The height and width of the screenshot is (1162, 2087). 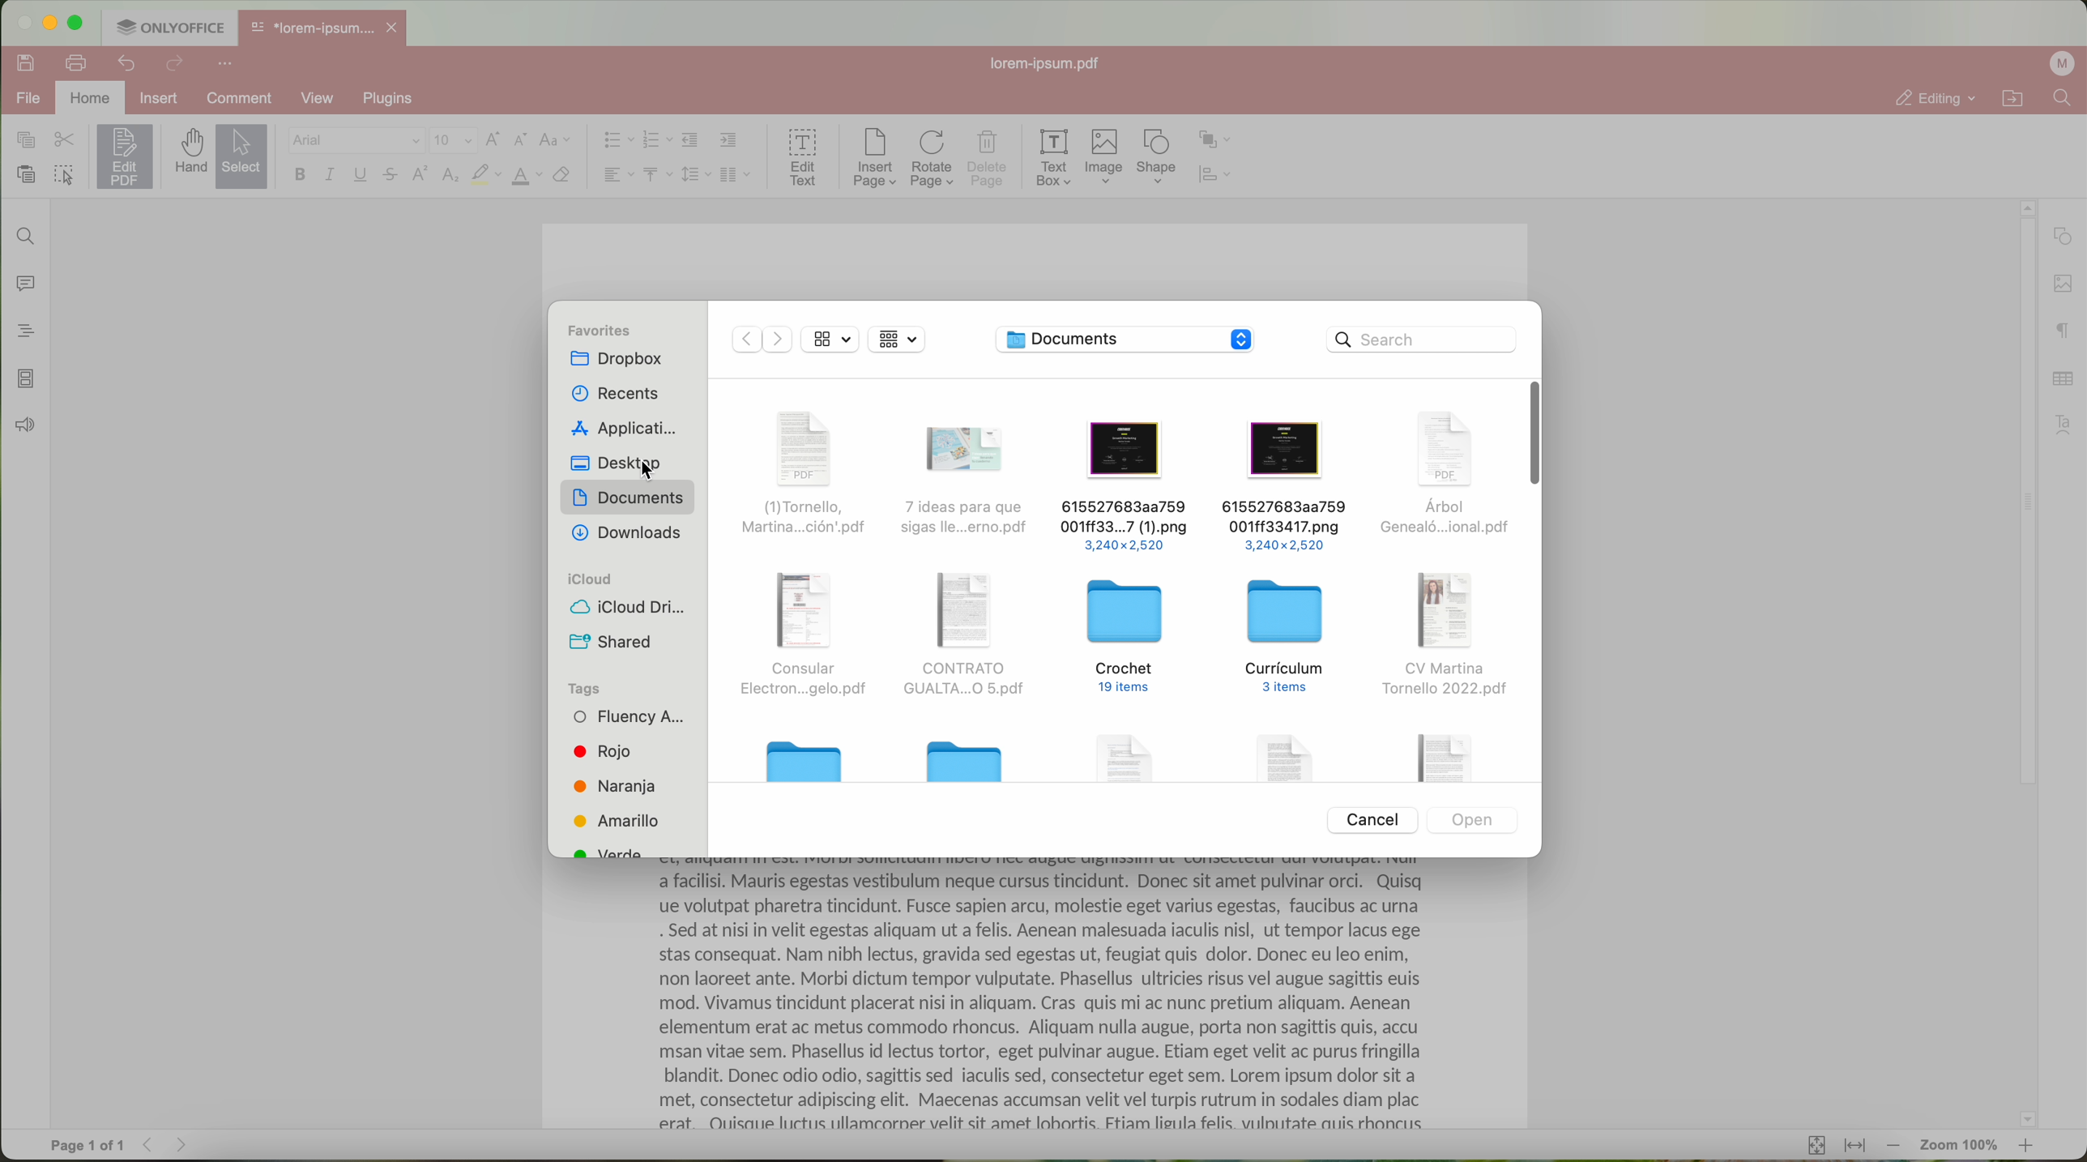 I want to click on subscript, so click(x=452, y=176).